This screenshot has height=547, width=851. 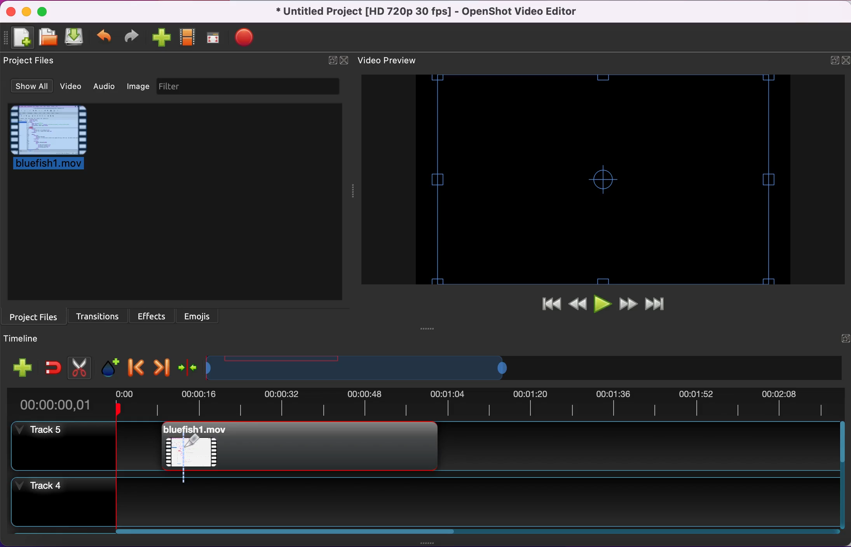 I want to click on video preview, so click(x=392, y=61).